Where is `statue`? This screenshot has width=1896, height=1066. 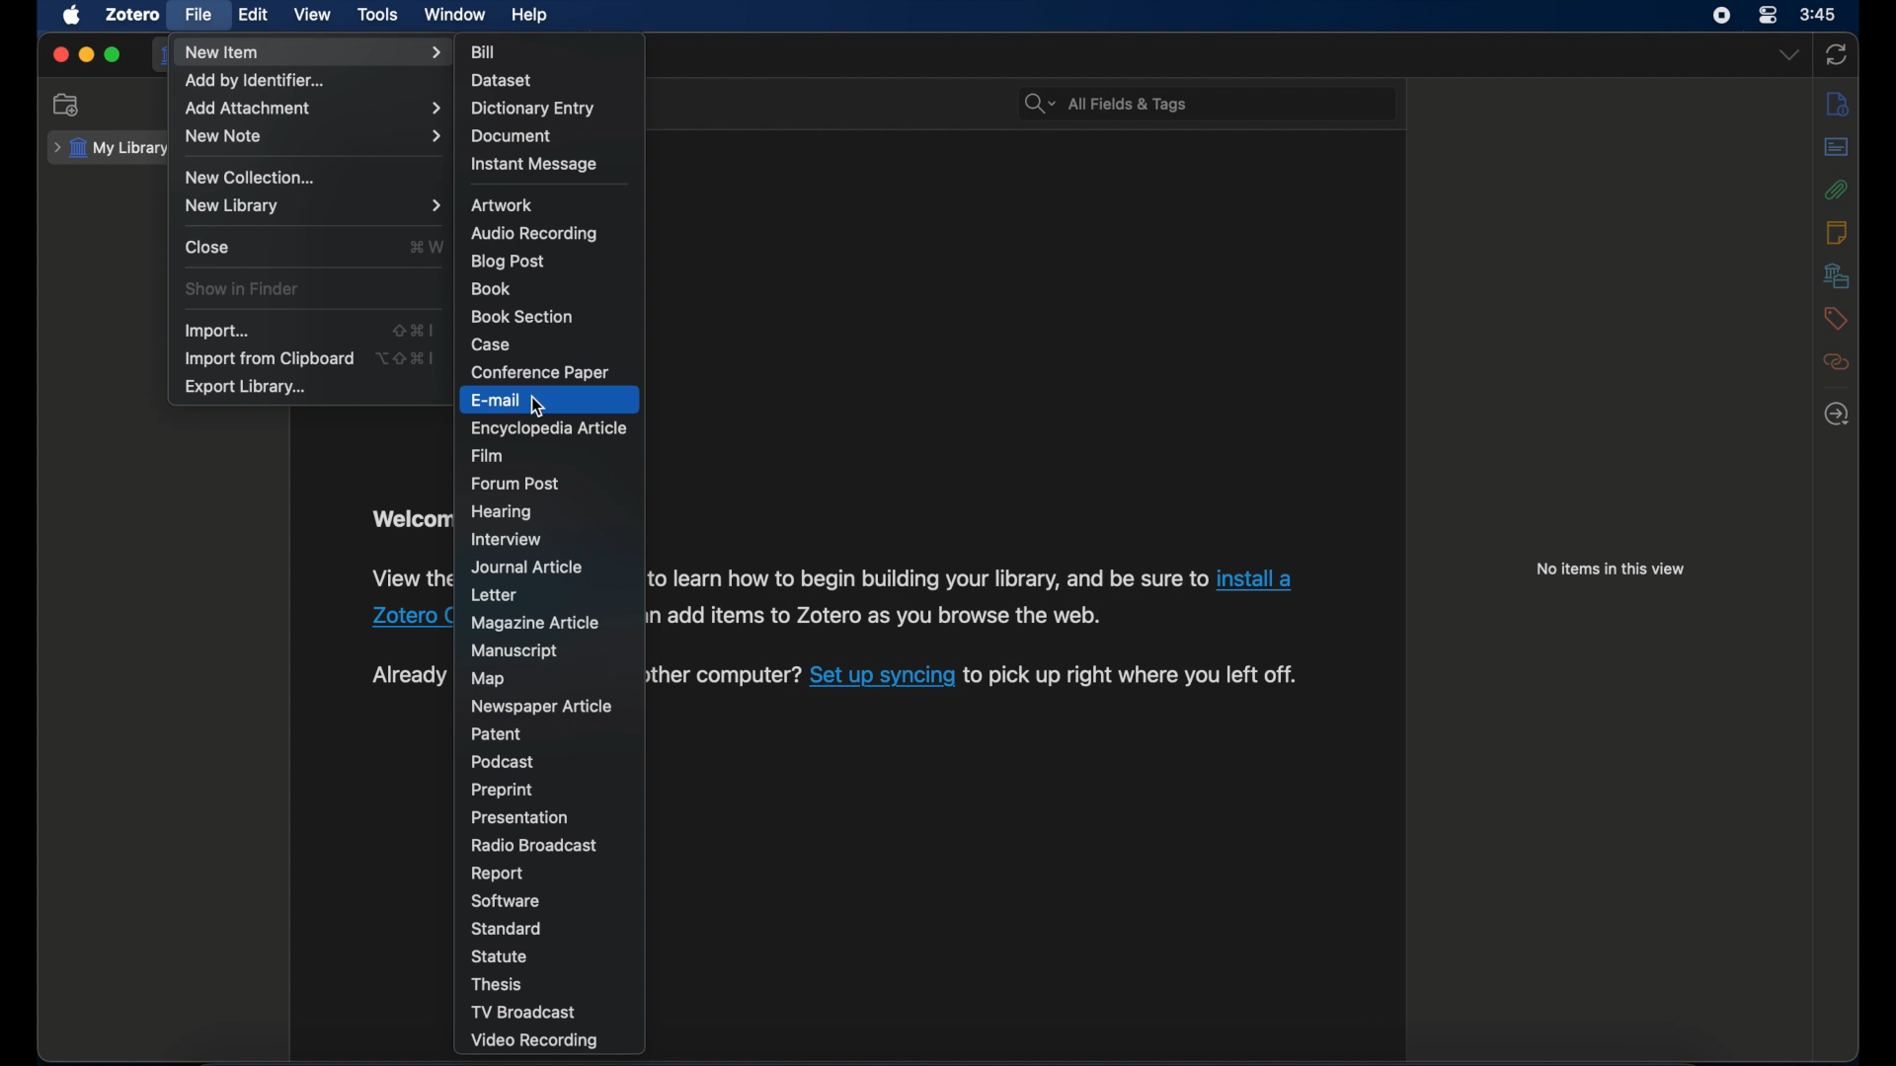 statue is located at coordinates (502, 956).